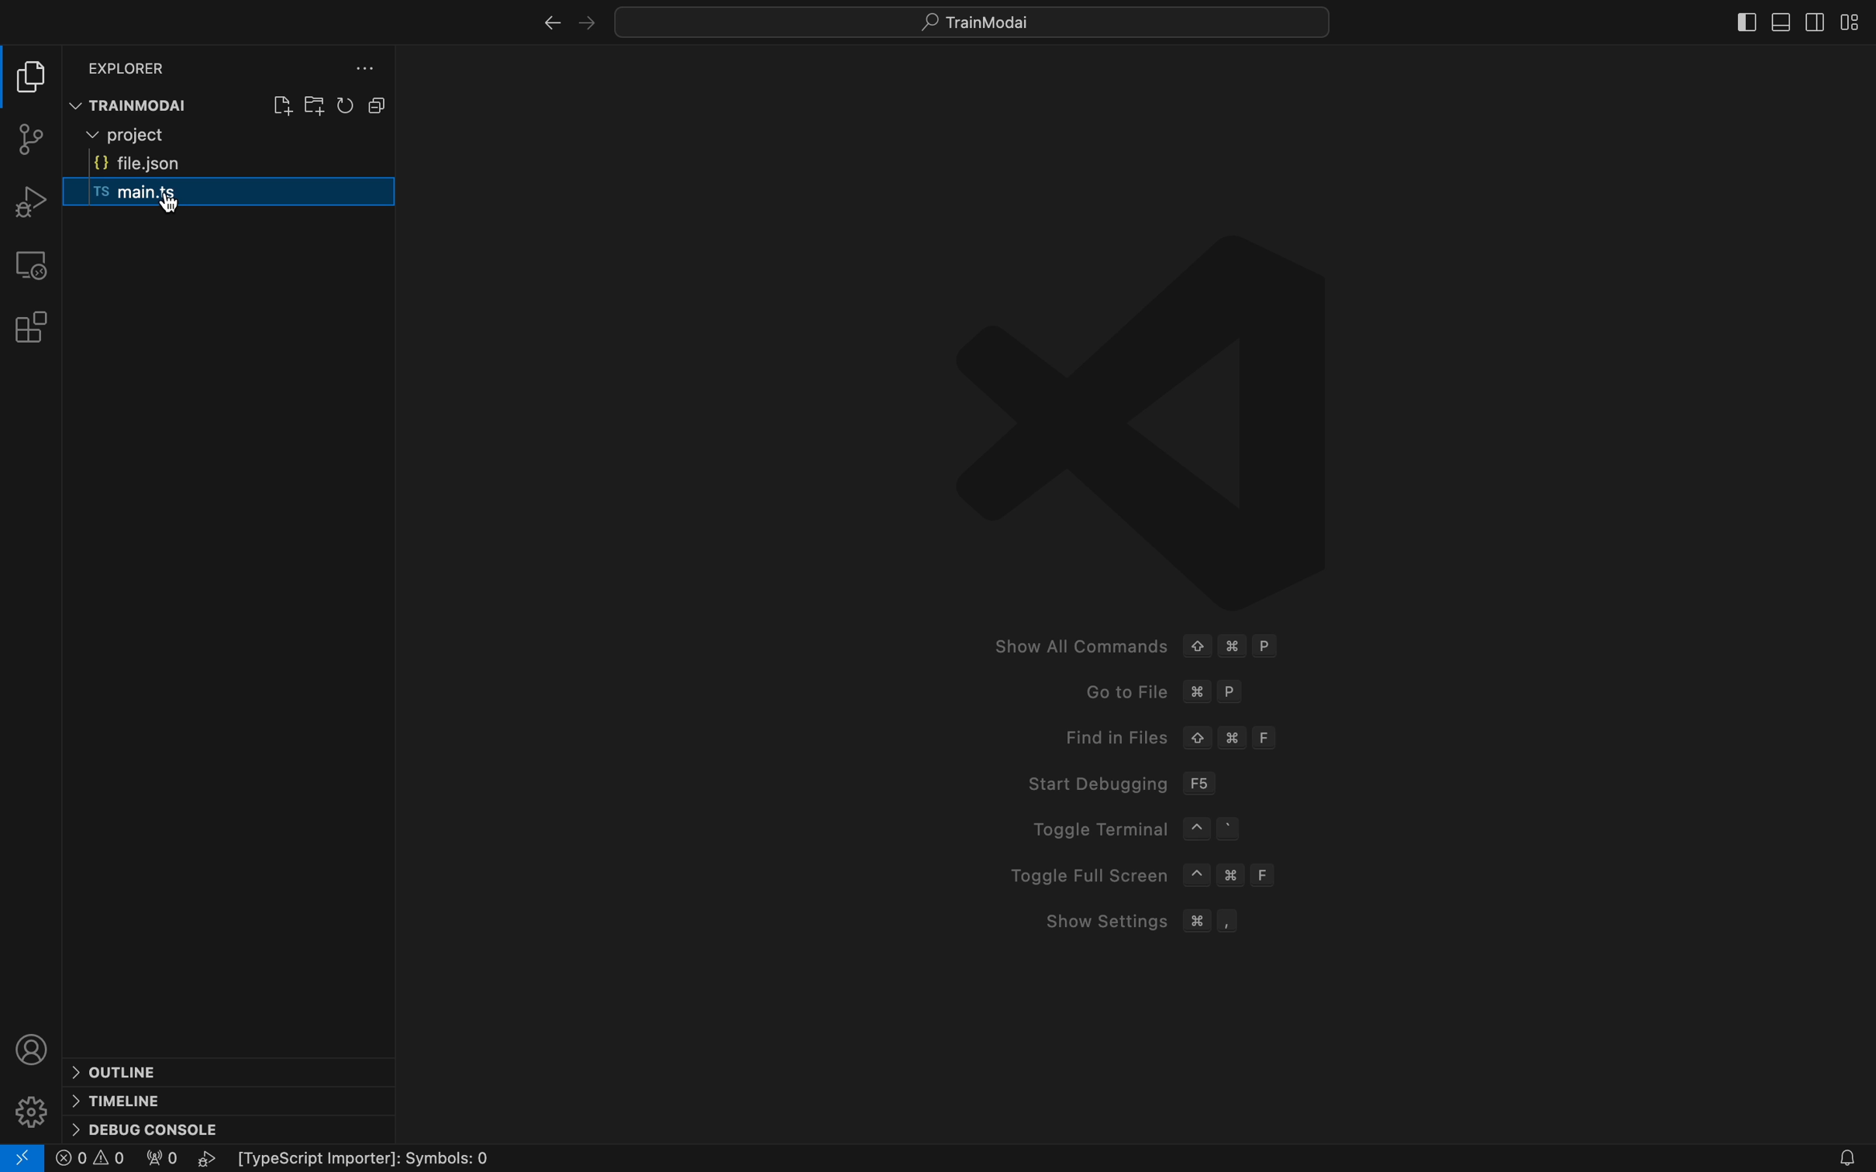 This screenshot has height=1172, width=1876. Describe the element at coordinates (233, 193) in the screenshot. I see `ts main` at that location.